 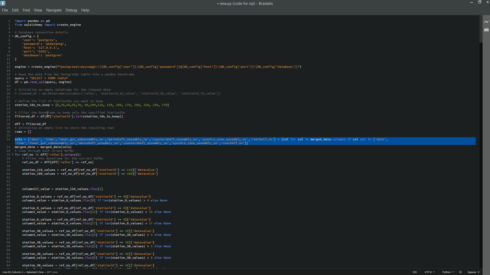 I want to click on file encoding, so click(x=429, y=272).